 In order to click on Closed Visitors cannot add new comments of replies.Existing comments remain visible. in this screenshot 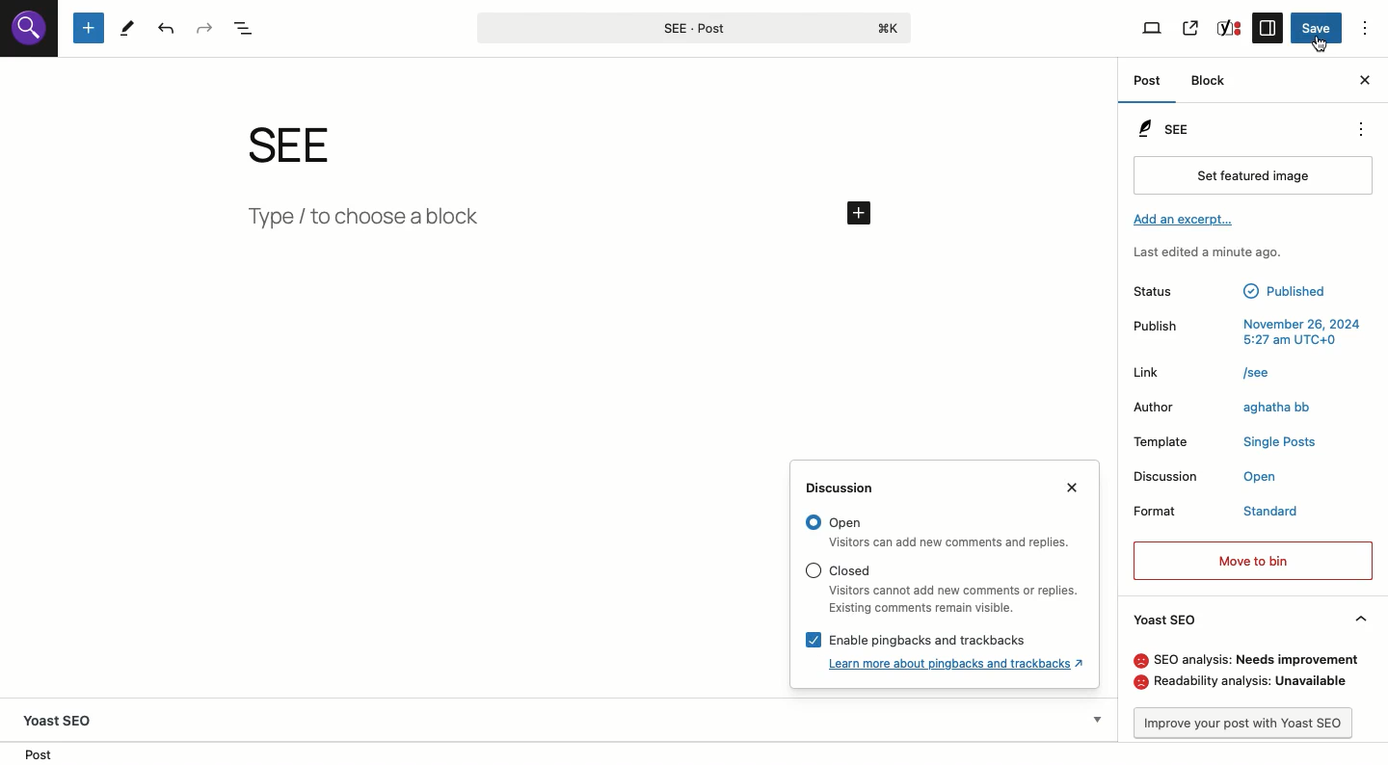, I will do `click(939, 588)`.